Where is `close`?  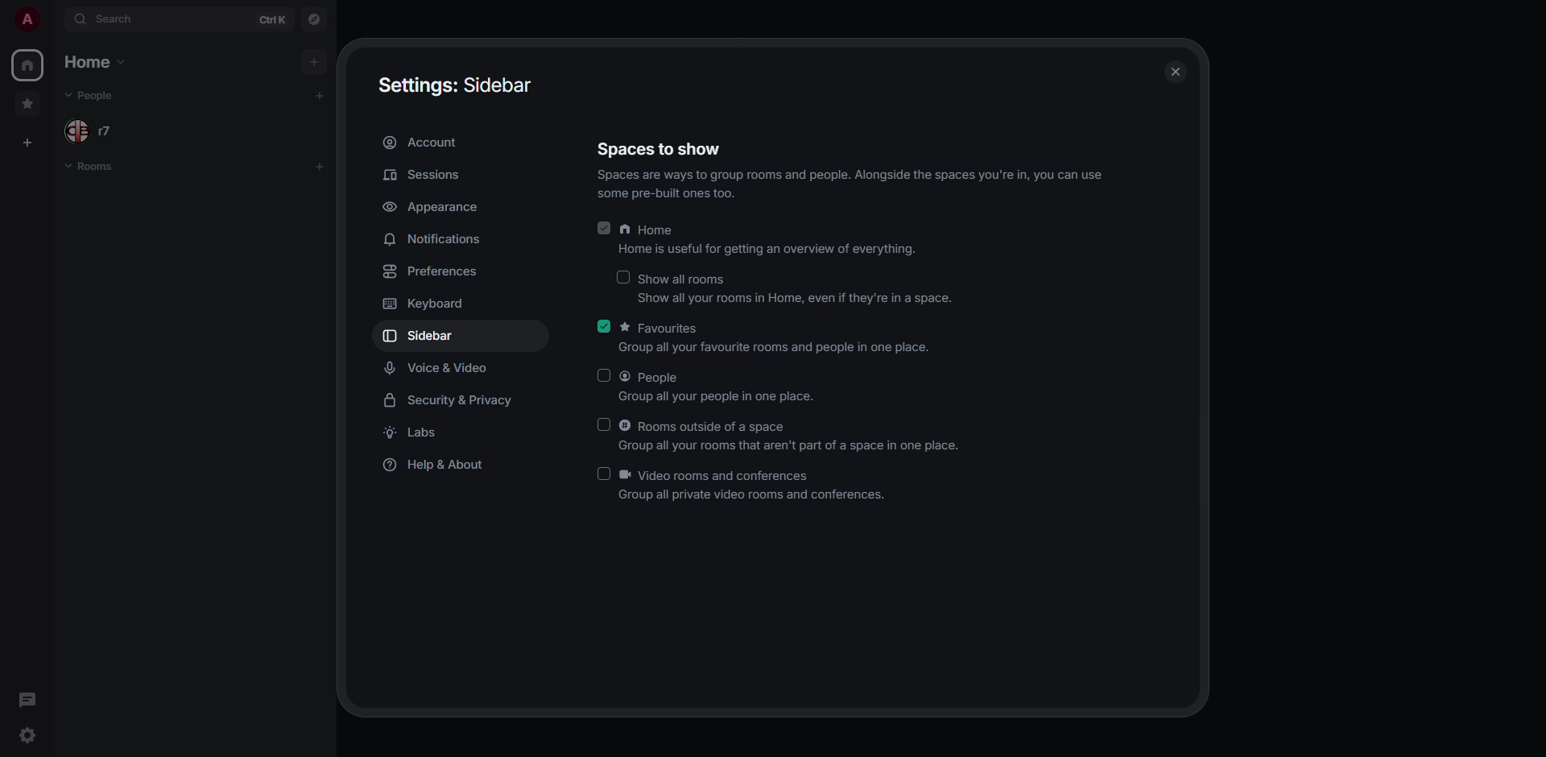
close is located at coordinates (1174, 74).